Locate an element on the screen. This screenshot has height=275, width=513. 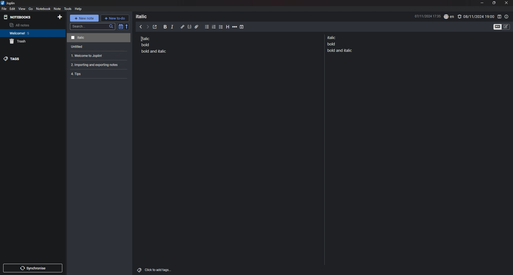
spell check is located at coordinates (449, 17).